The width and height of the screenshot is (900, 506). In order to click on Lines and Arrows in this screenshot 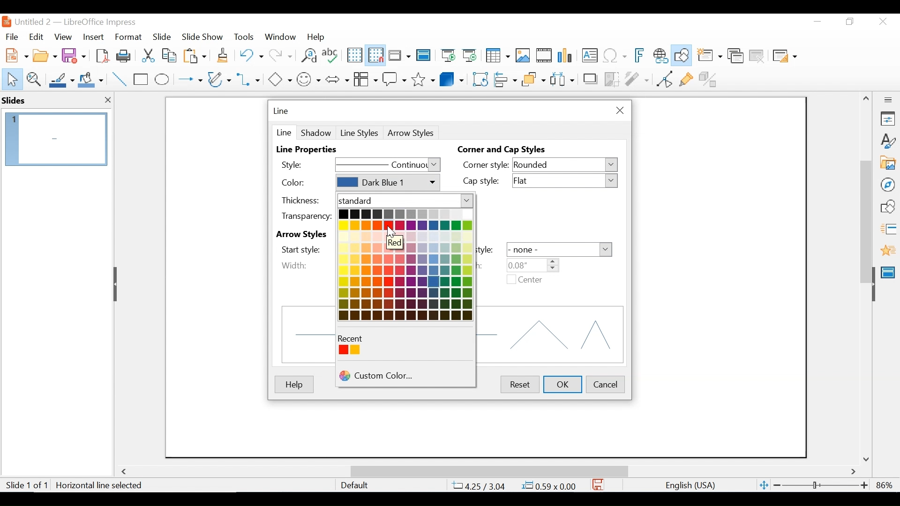, I will do `click(188, 80)`.